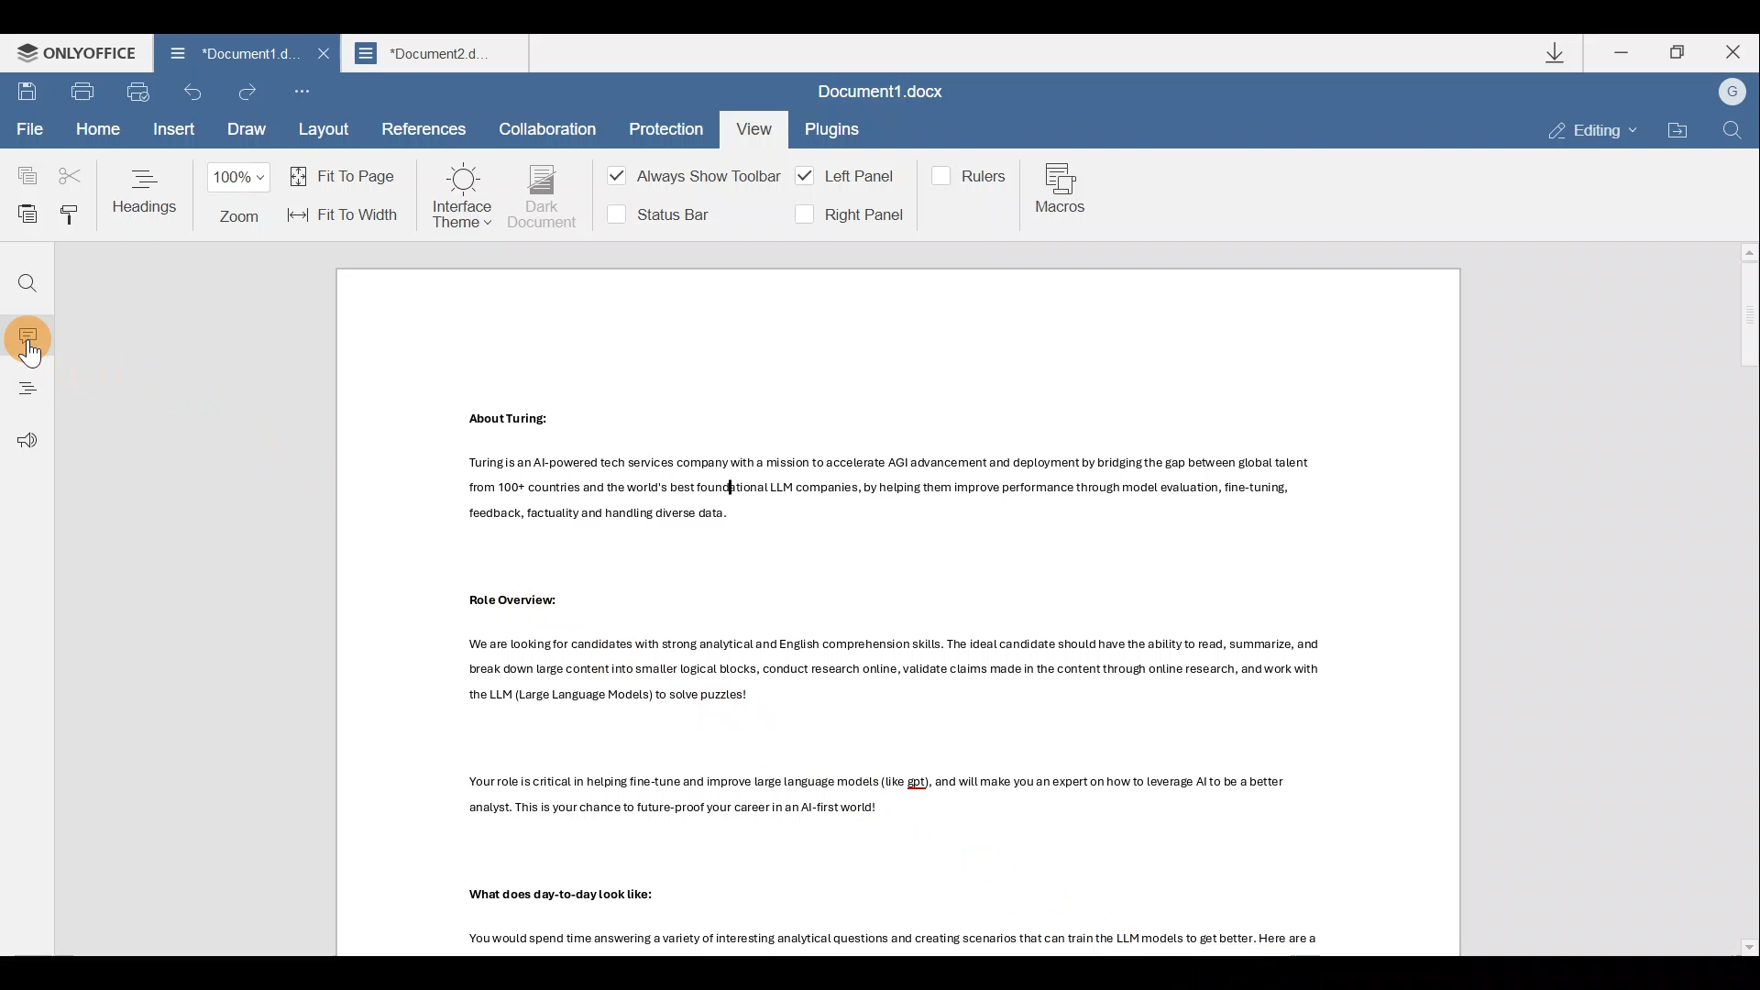 The image size is (1760, 990). What do you see at coordinates (1740, 54) in the screenshot?
I see `Close` at bounding box center [1740, 54].